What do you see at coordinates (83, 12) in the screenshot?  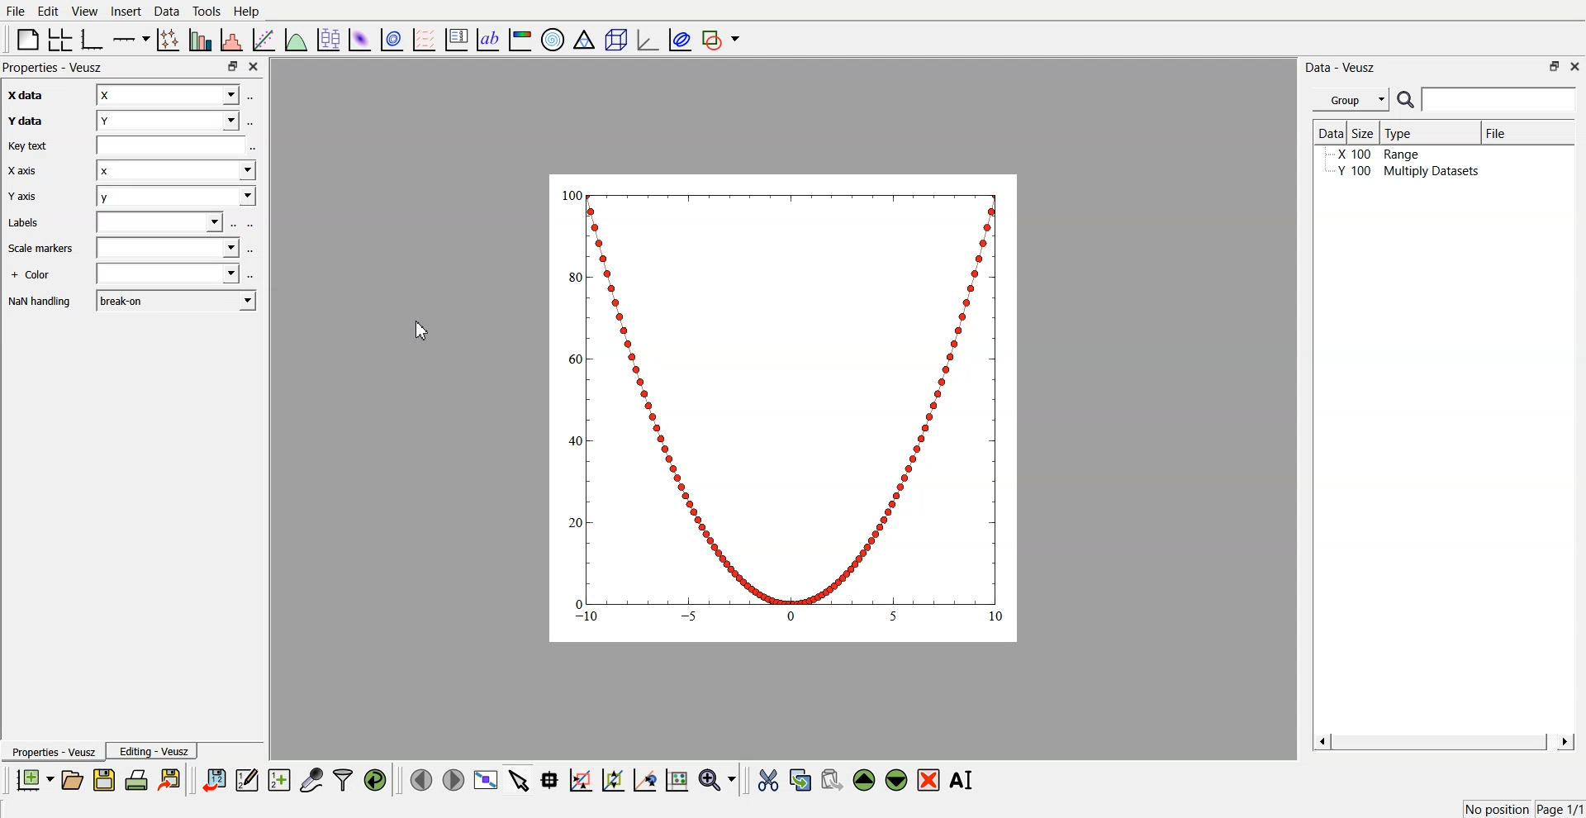 I see `View` at bounding box center [83, 12].